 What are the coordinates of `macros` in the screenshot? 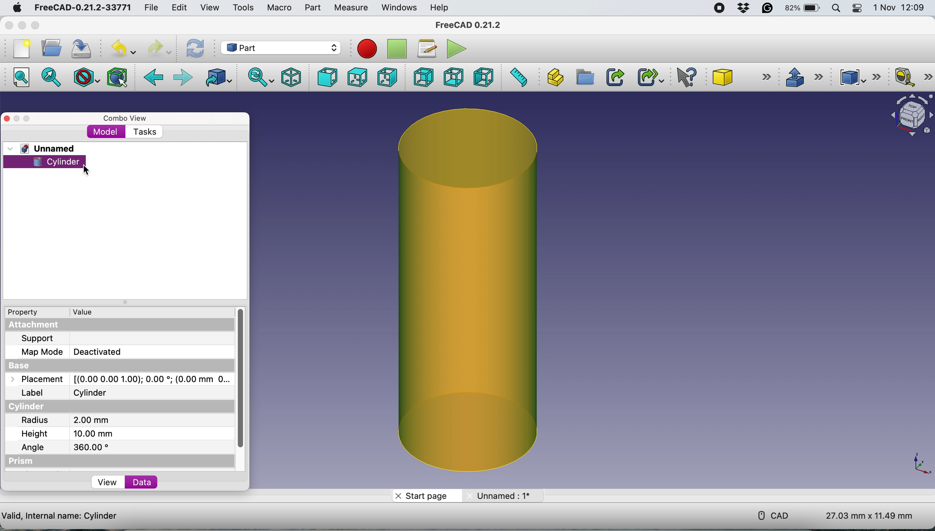 It's located at (426, 49).